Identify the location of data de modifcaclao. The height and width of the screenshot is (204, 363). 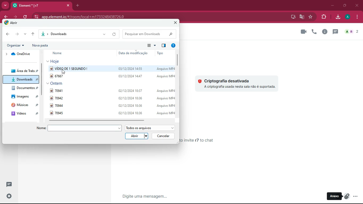
(133, 54).